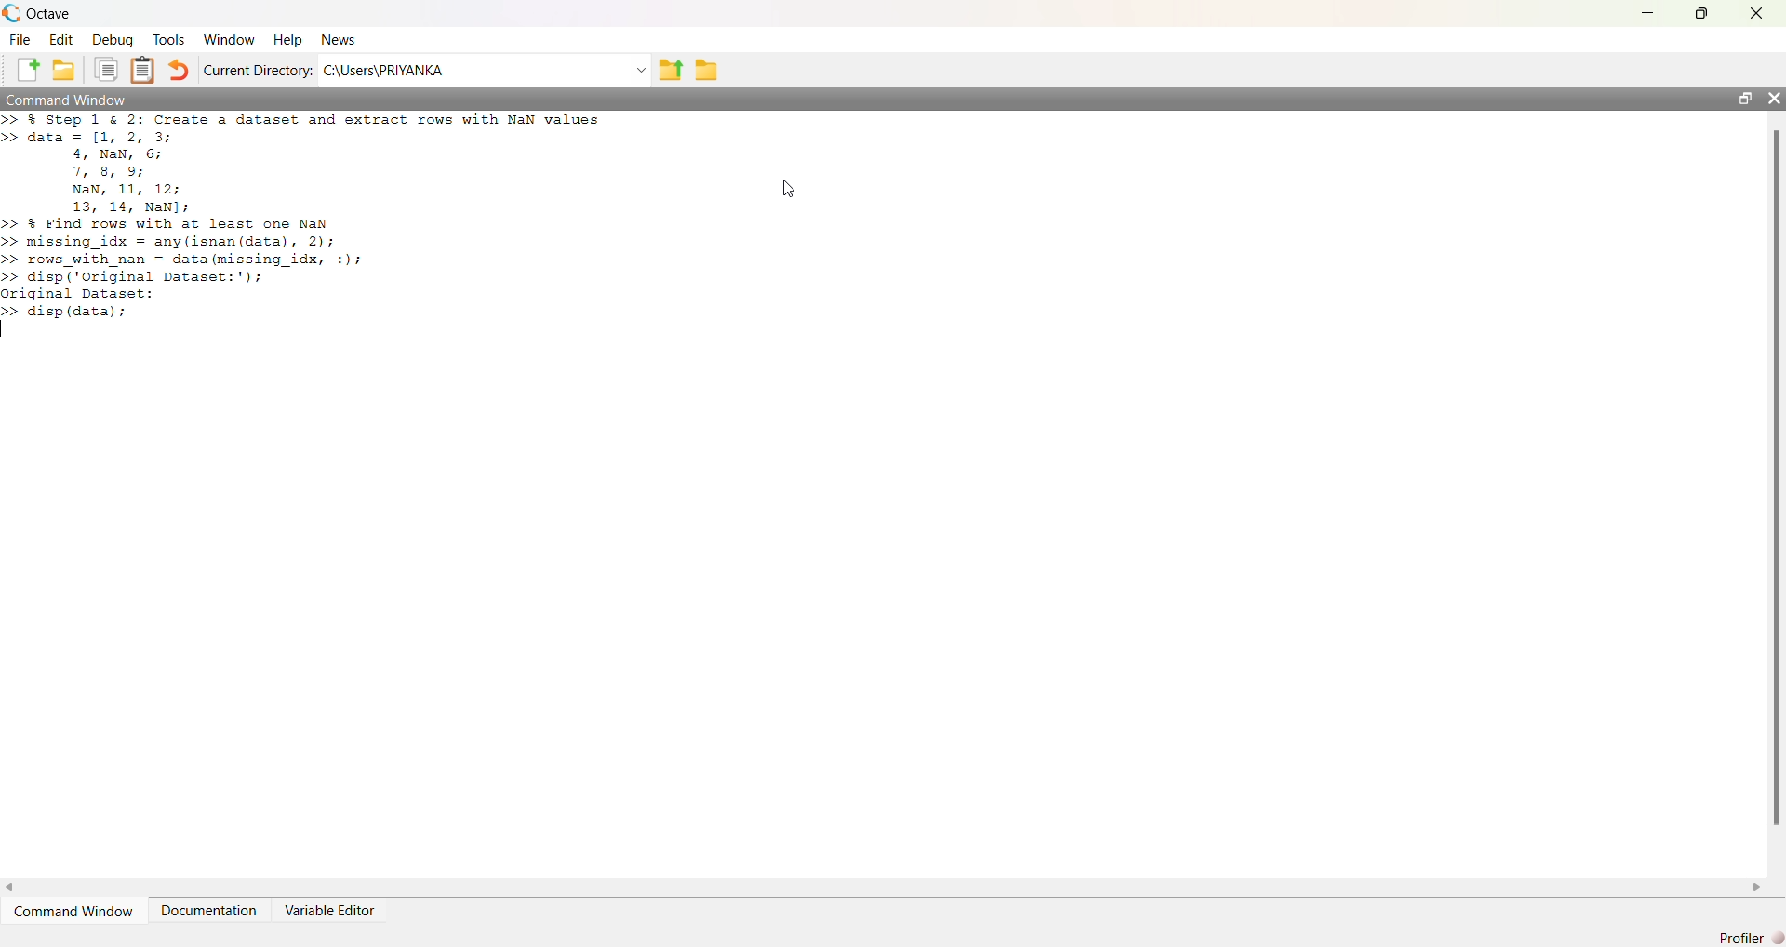 The width and height of the screenshot is (1786, 947). I want to click on folder, so click(707, 71).